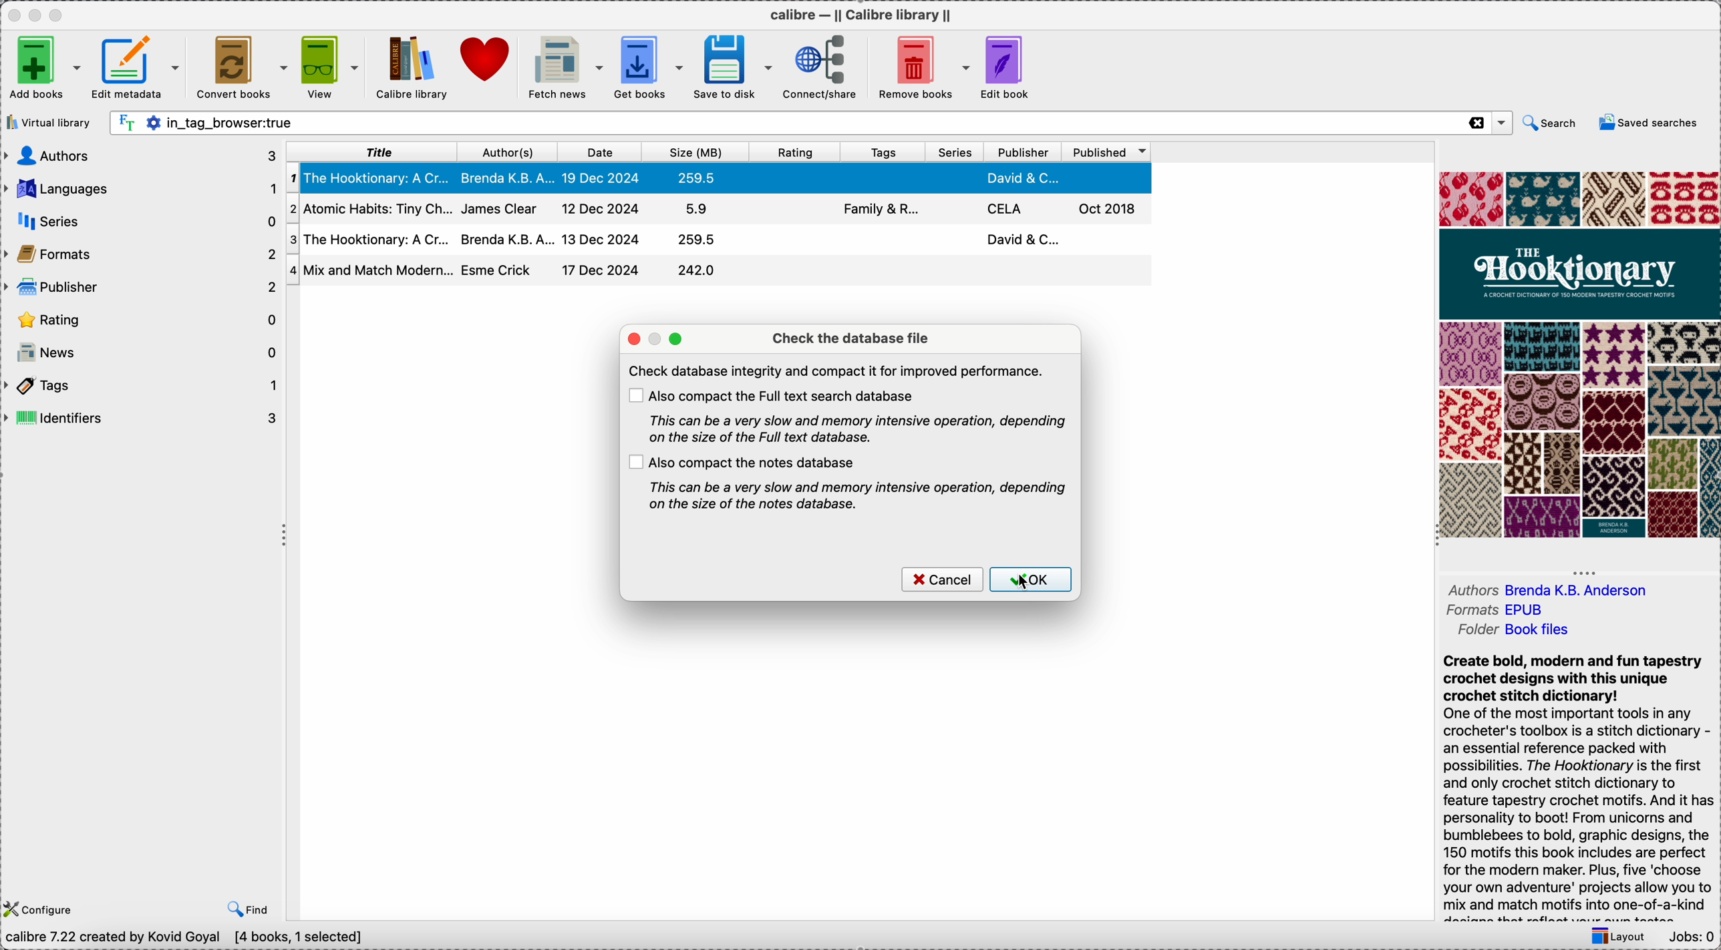  Describe the element at coordinates (1579, 354) in the screenshot. I see `book cover preview` at that location.